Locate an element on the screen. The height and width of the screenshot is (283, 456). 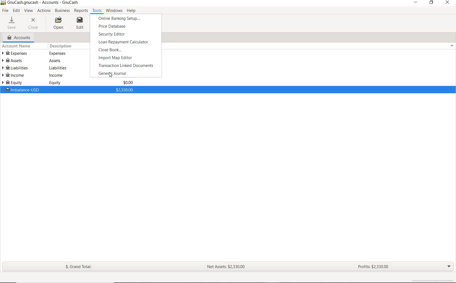
ONLINE BANKING SETUP is located at coordinates (125, 18).